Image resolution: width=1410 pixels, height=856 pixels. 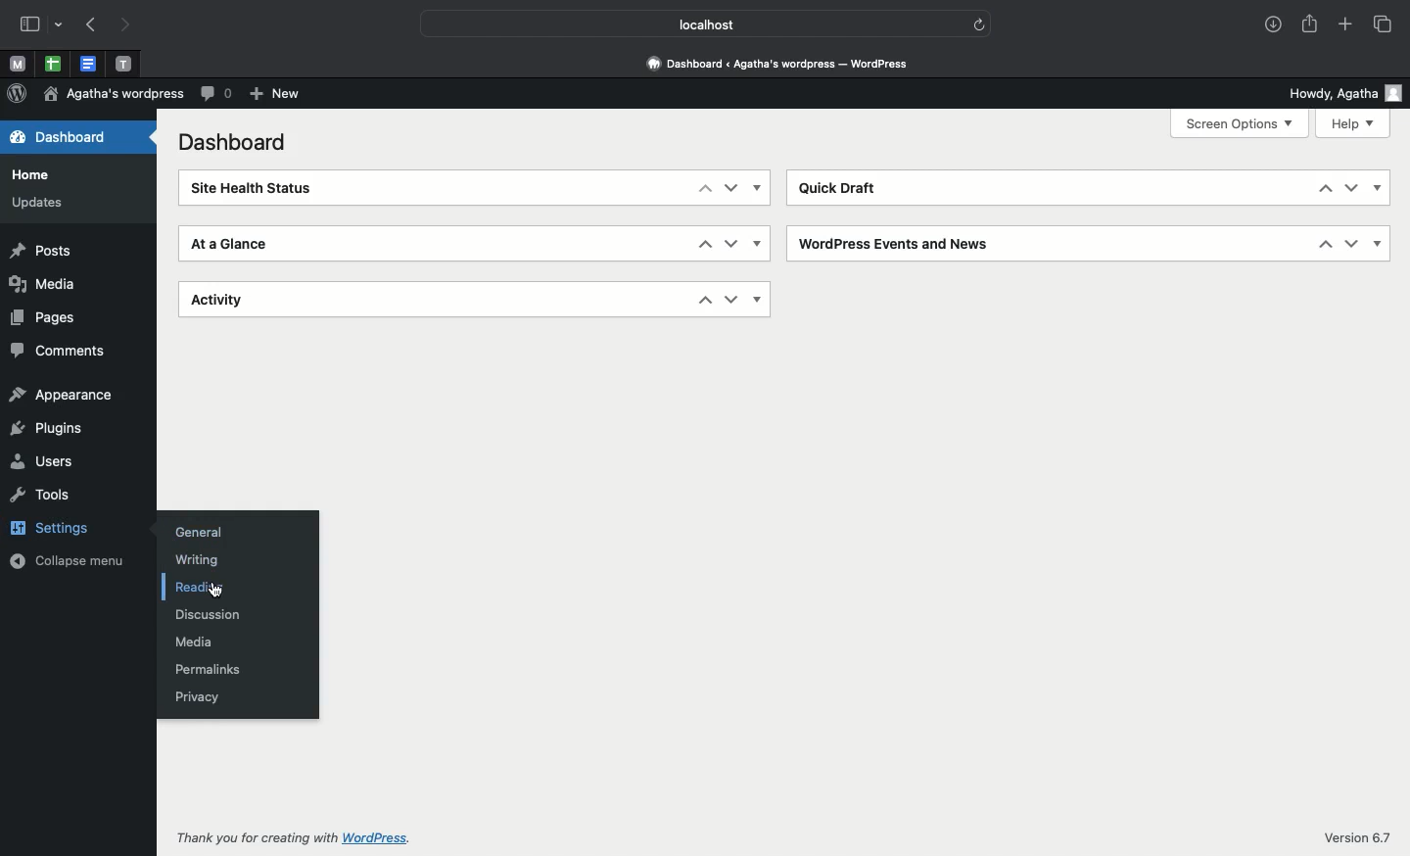 I want to click on Permalinks, so click(x=211, y=669).